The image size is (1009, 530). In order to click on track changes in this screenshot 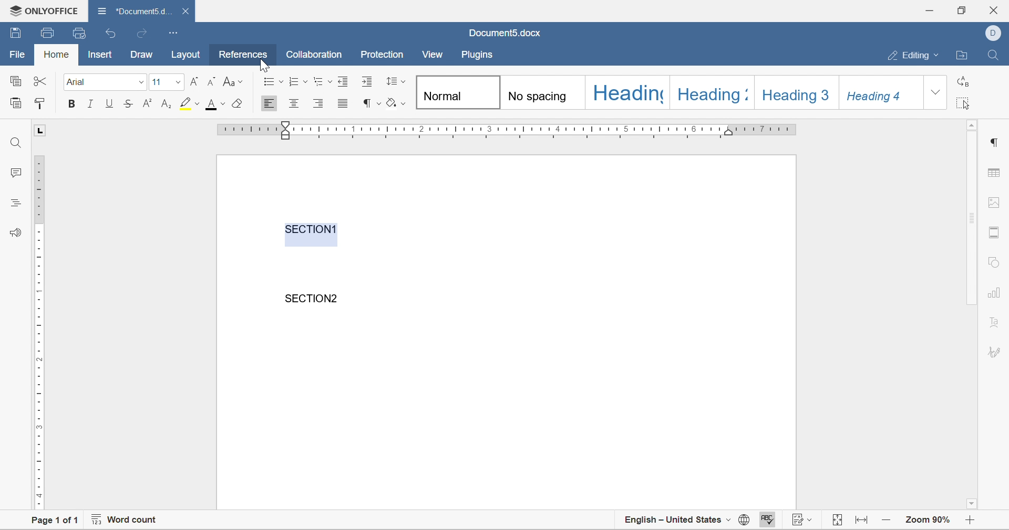, I will do `click(804, 521)`.